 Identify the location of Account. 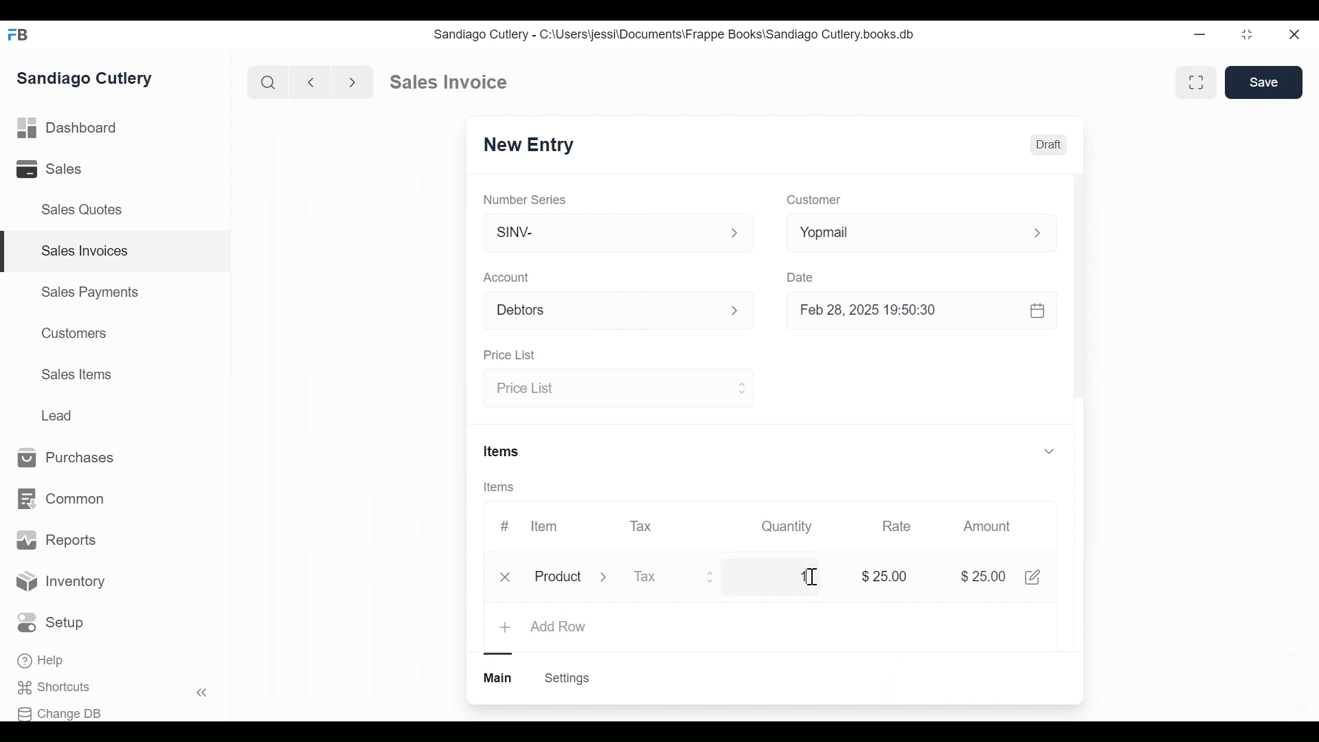
(507, 277).